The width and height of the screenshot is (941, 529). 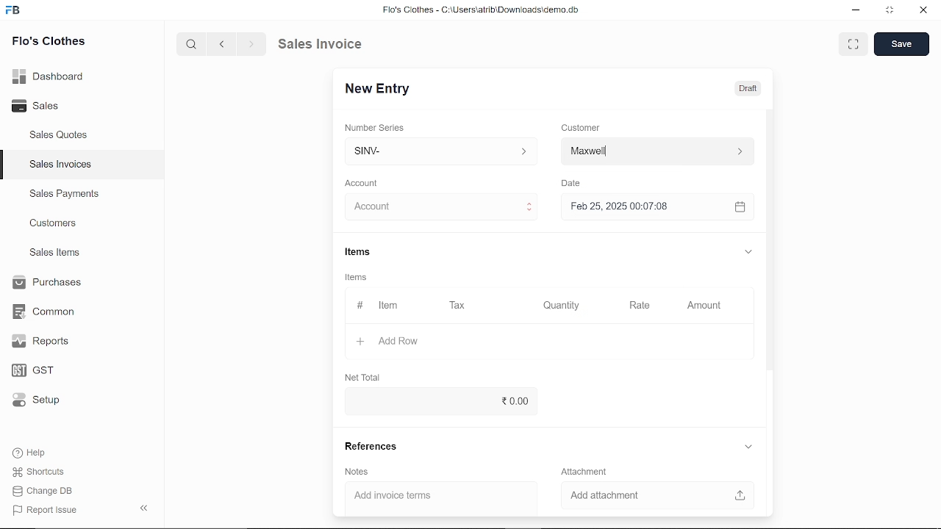 What do you see at coordinates (458, 306) in the screenshot?
I see `Tax` at bounding box center [458, 306].